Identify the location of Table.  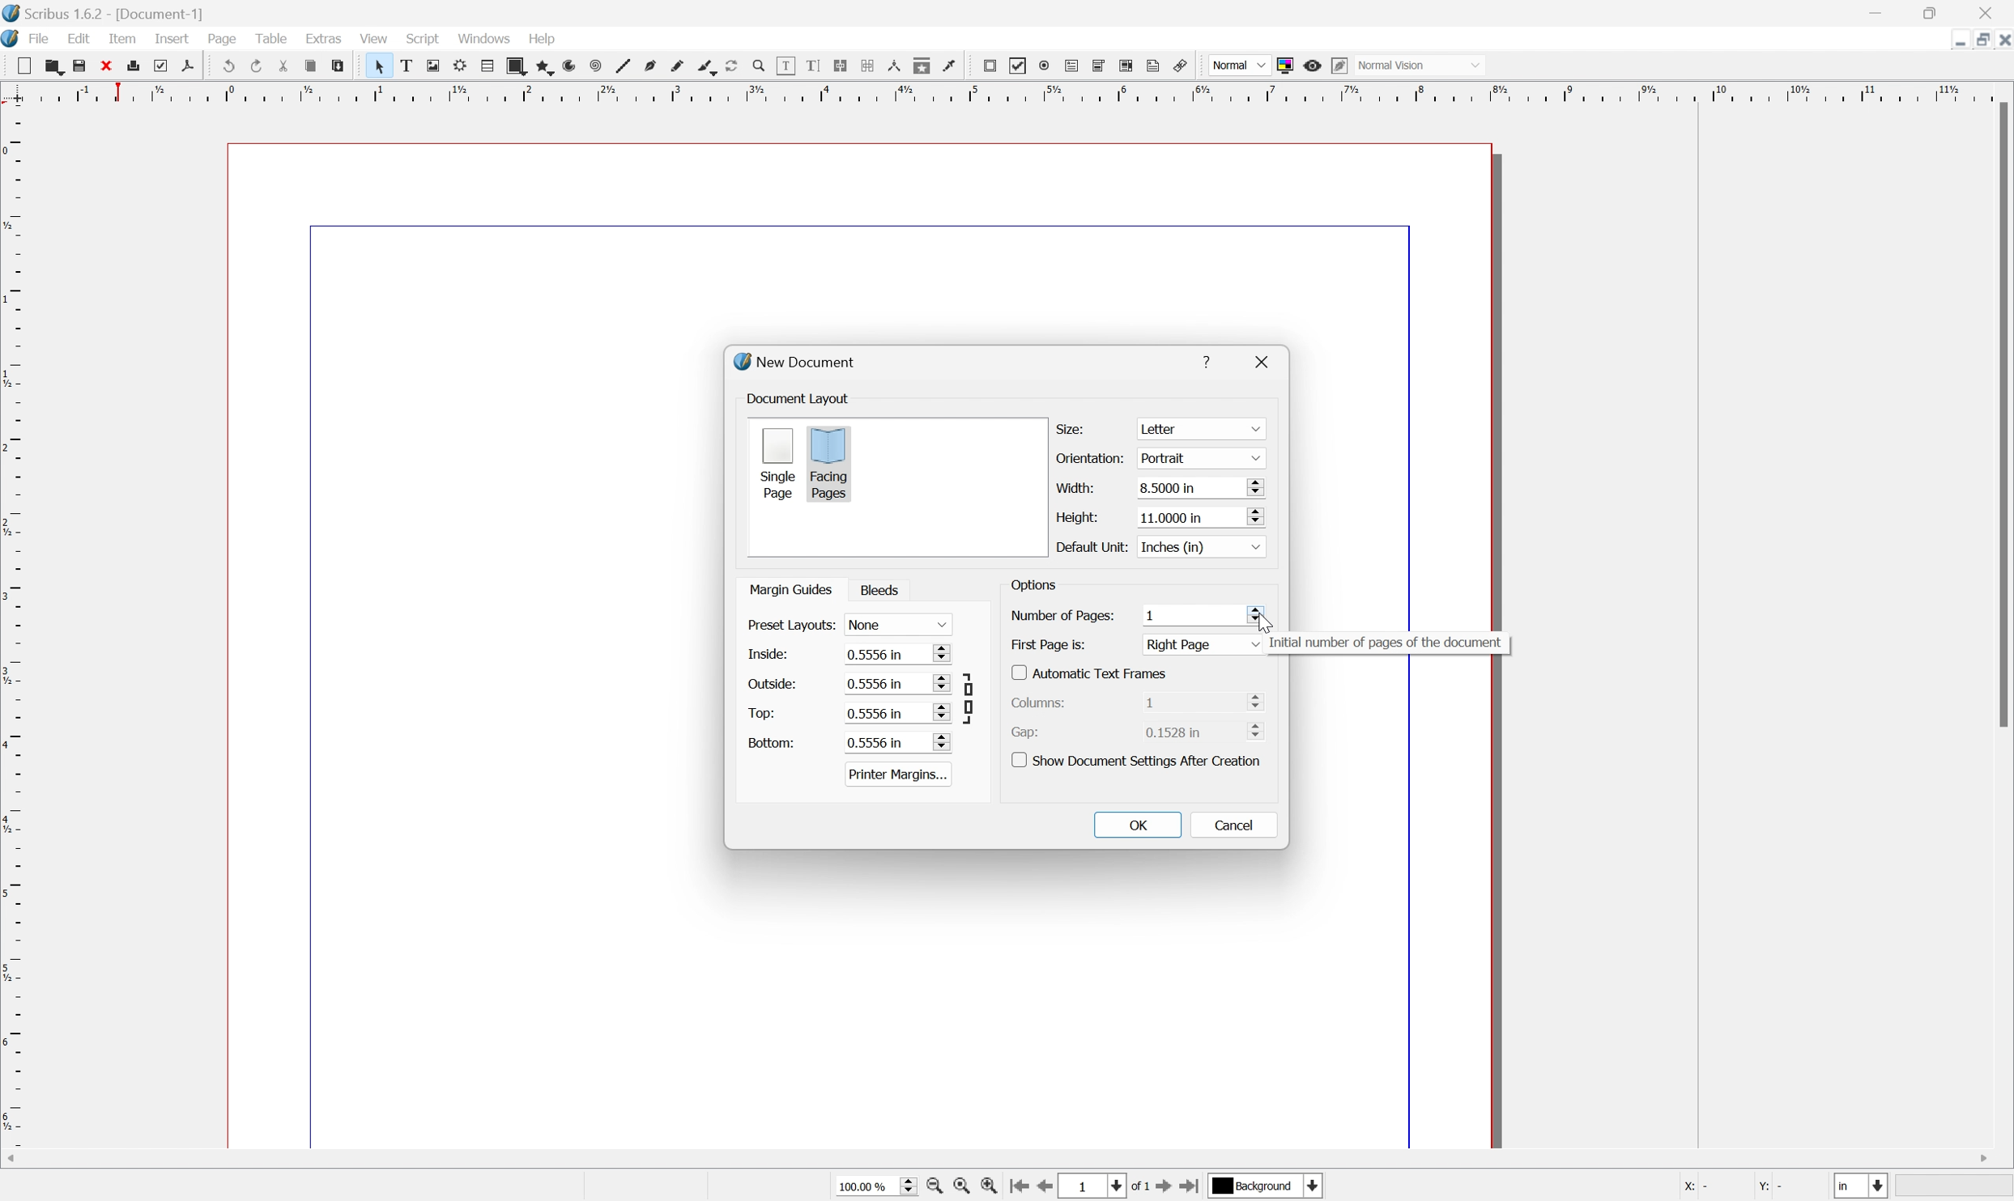
(483, 66).